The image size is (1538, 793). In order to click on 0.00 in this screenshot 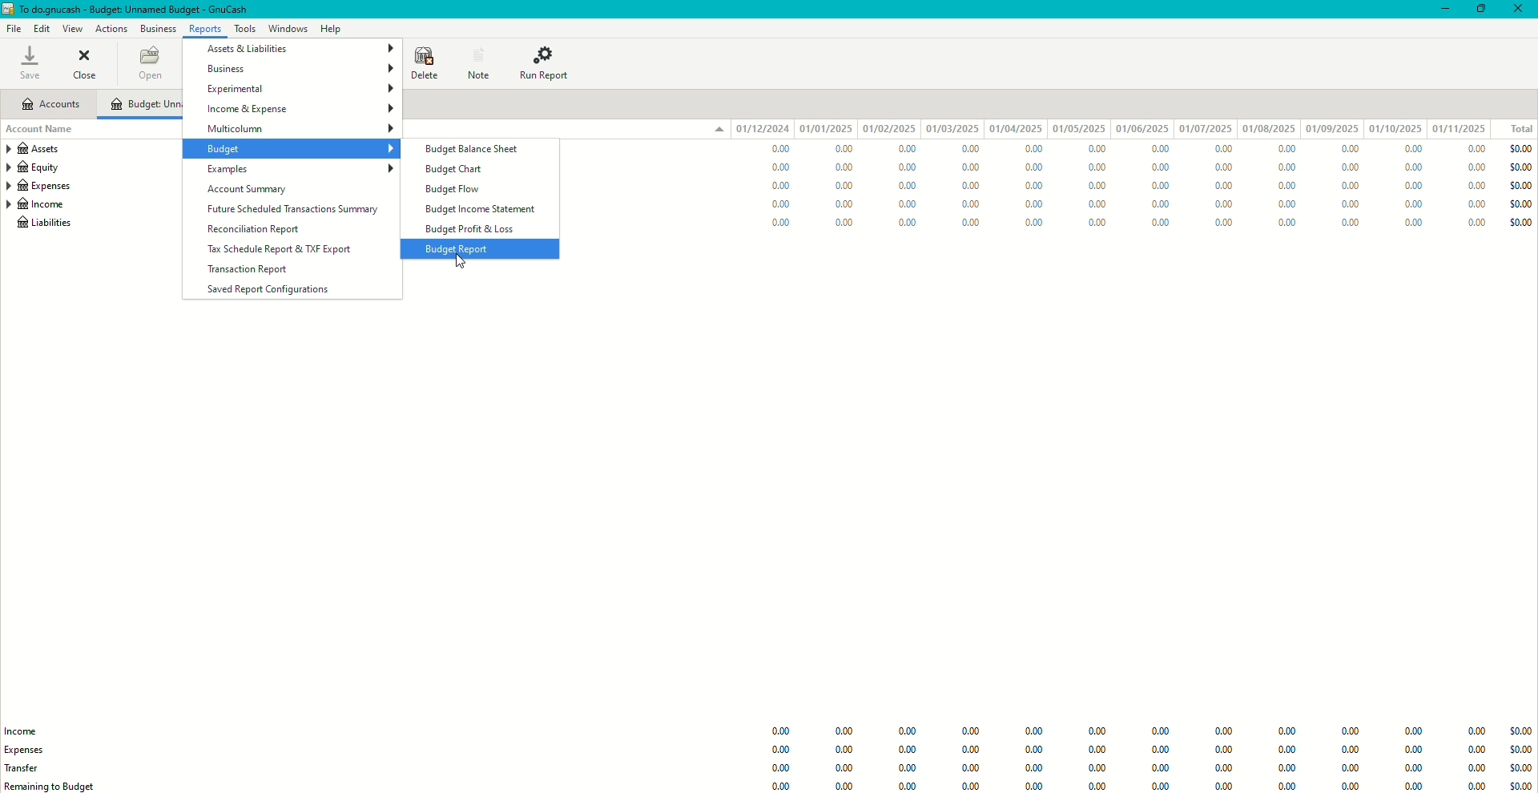, I will do `click(1094, 168)`.